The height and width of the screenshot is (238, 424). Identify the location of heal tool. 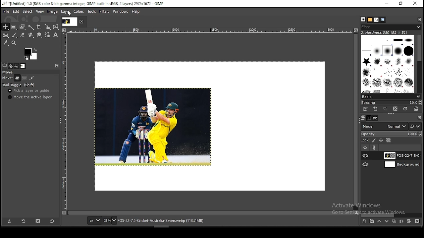
(30, 35).